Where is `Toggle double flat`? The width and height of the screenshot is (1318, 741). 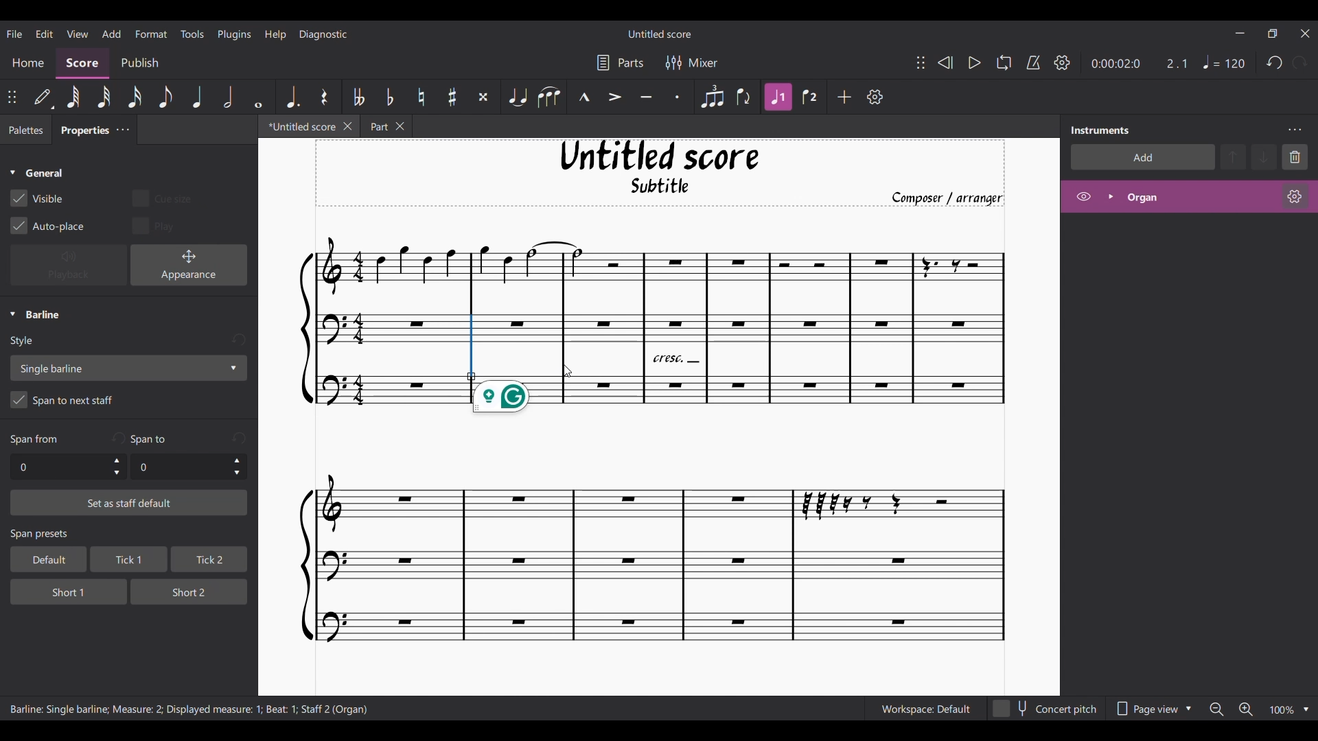 Toggle double flat is located at coordinates (356, 97).